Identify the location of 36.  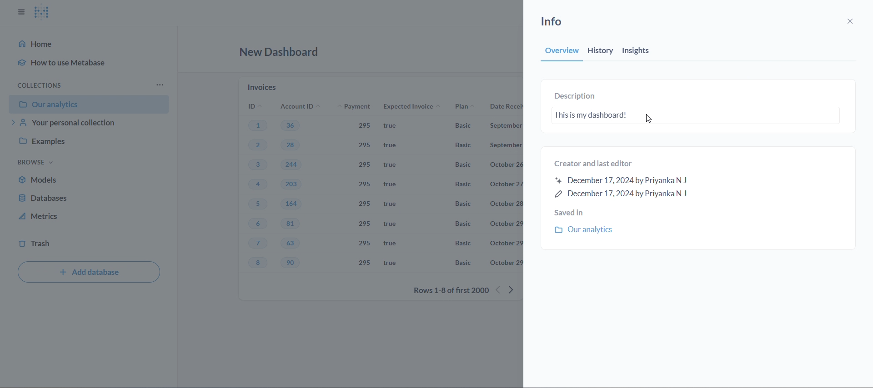
(291, 125).